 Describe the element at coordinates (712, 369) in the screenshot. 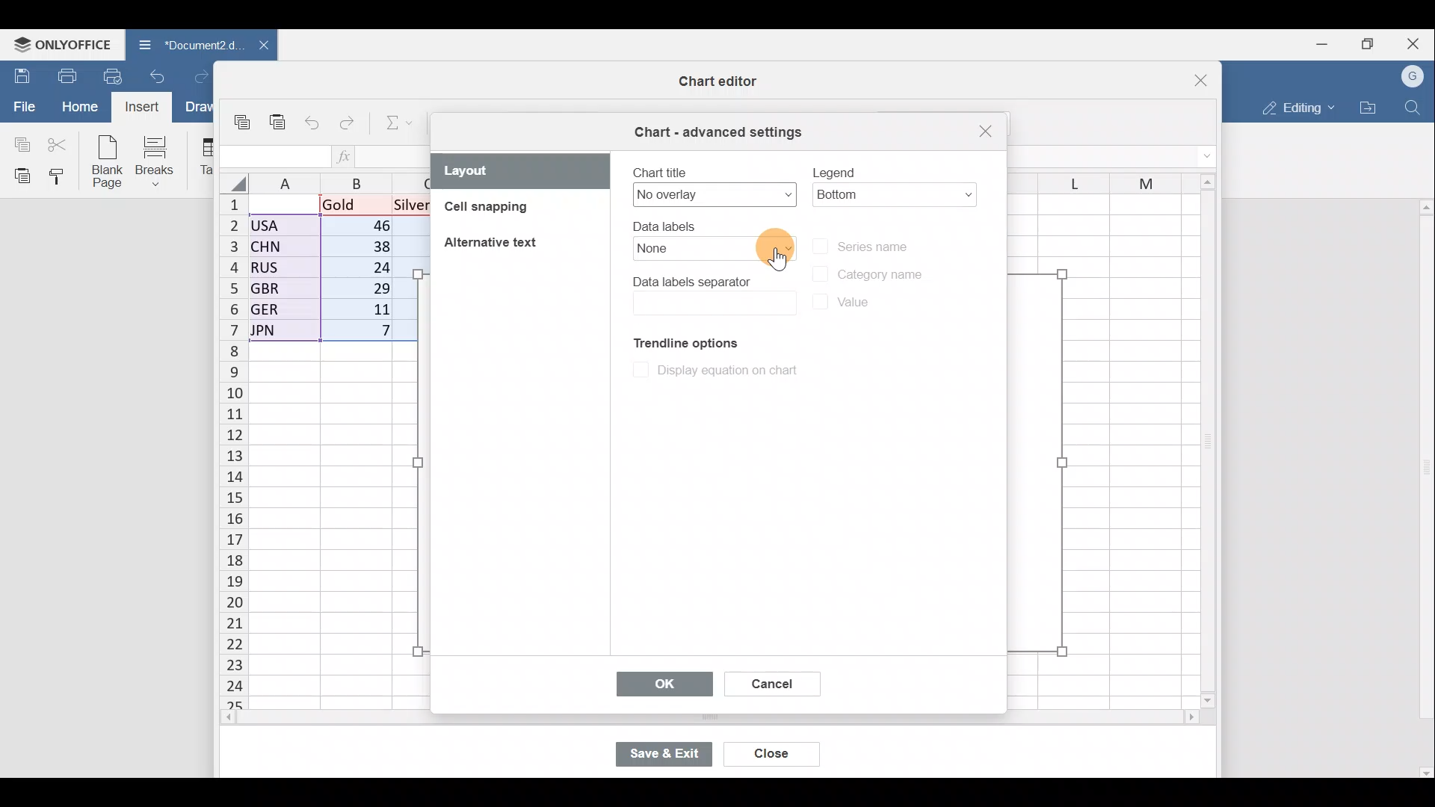

I see `Display equation on chart` at that location.